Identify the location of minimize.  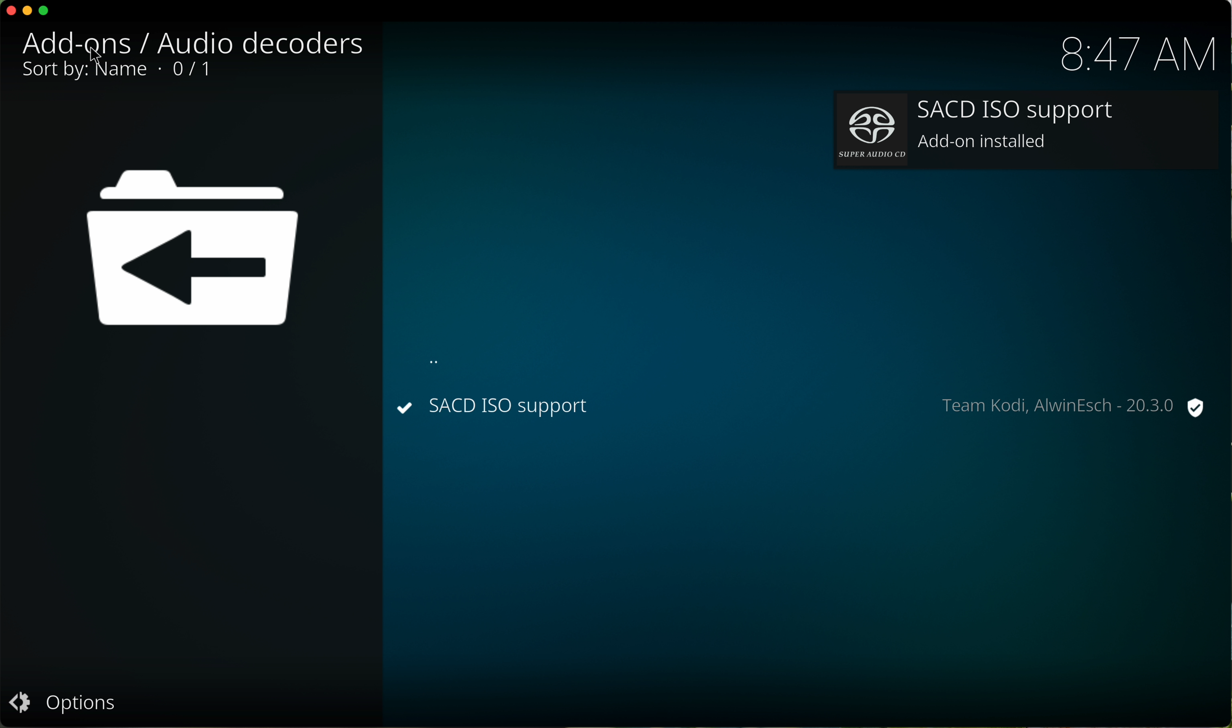
(28, 10).